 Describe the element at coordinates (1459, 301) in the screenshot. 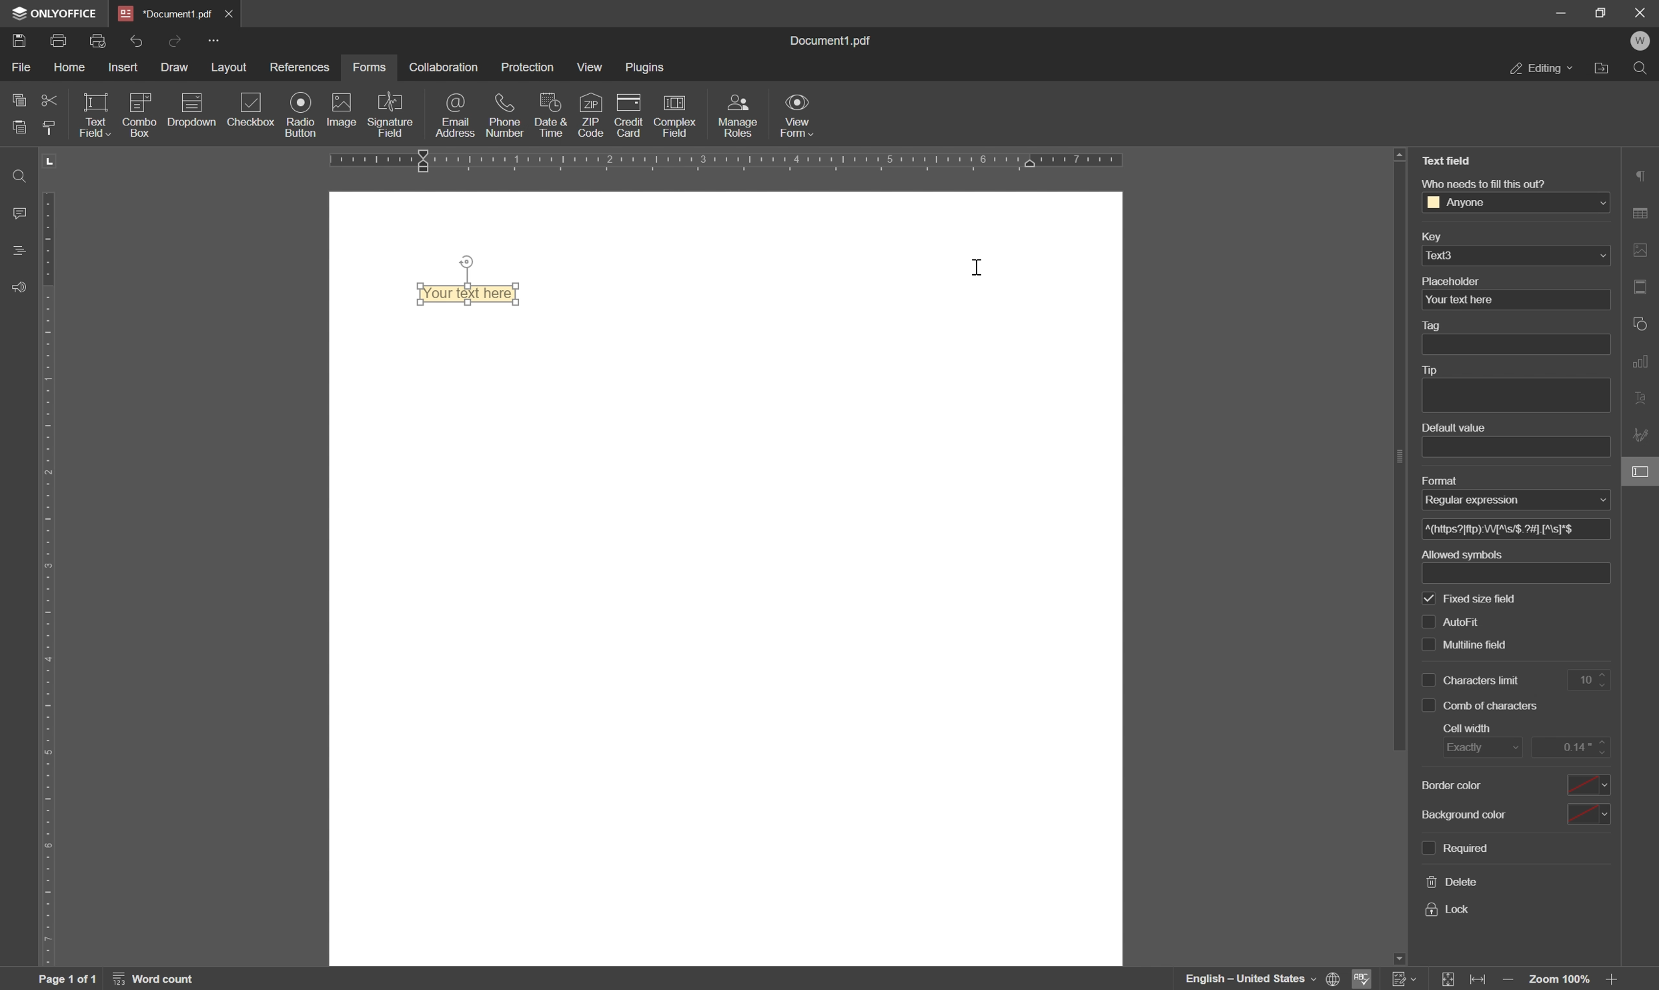

I see `your text here` at that location.